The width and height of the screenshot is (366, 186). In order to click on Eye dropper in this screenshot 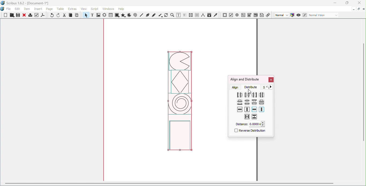, I will do `click(216, 15)`.